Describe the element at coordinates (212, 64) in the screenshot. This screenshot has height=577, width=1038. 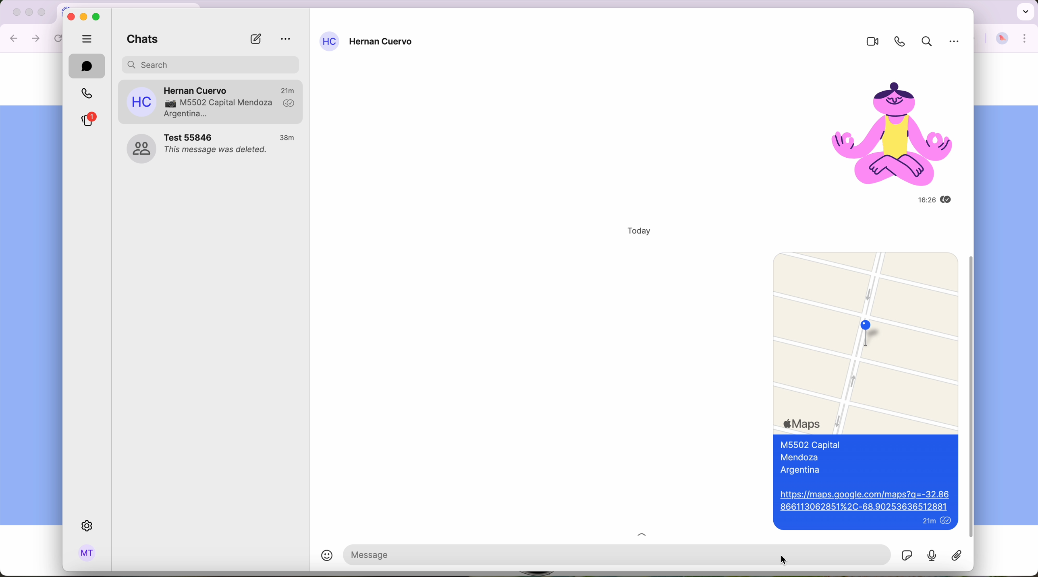
I see `search bar` at that location.